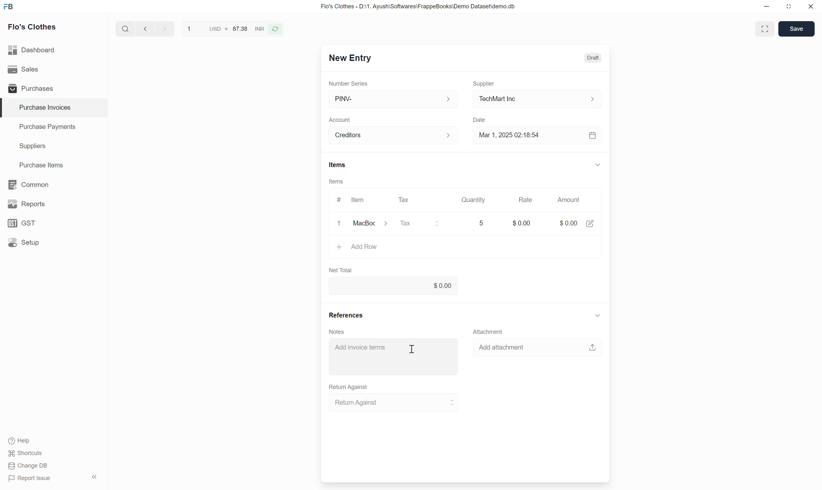  I want to click on Sales, so click(54, 69).